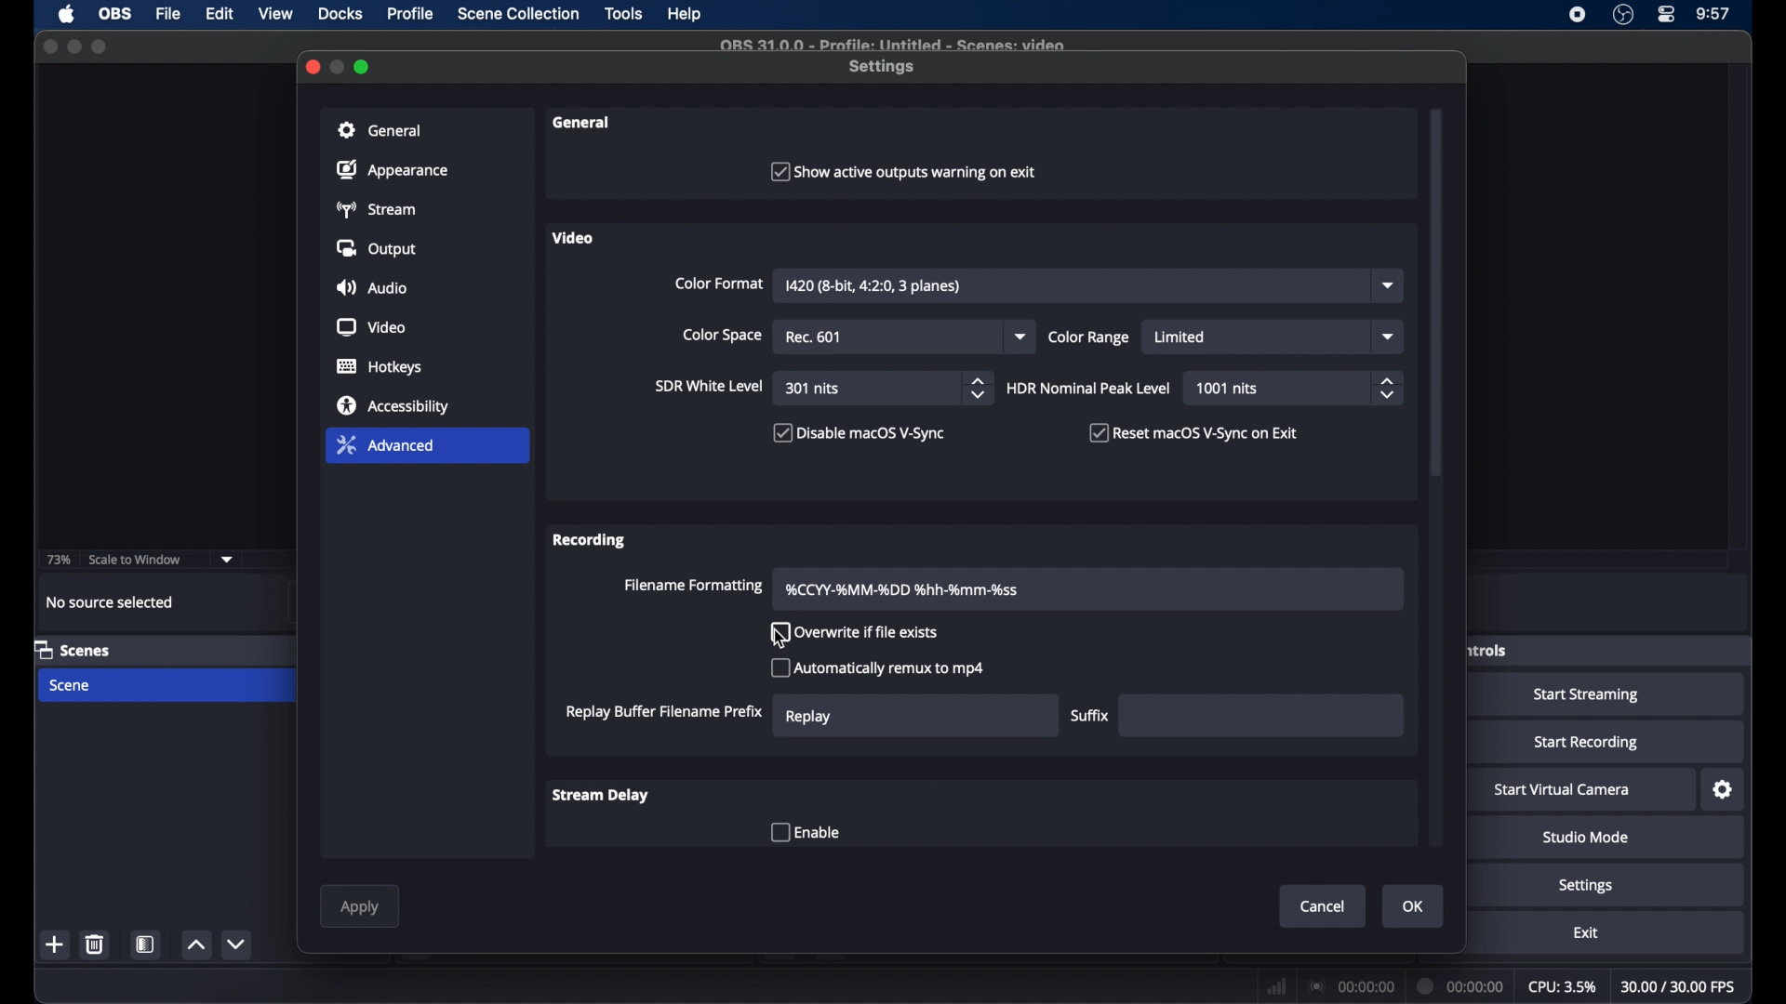 Image resolution: width=1786 pixels, height=1004 pixels. What do you see at coordinates (69, 14) in the screenshot?
I see `apple icon` at bounding box center [69, 14].